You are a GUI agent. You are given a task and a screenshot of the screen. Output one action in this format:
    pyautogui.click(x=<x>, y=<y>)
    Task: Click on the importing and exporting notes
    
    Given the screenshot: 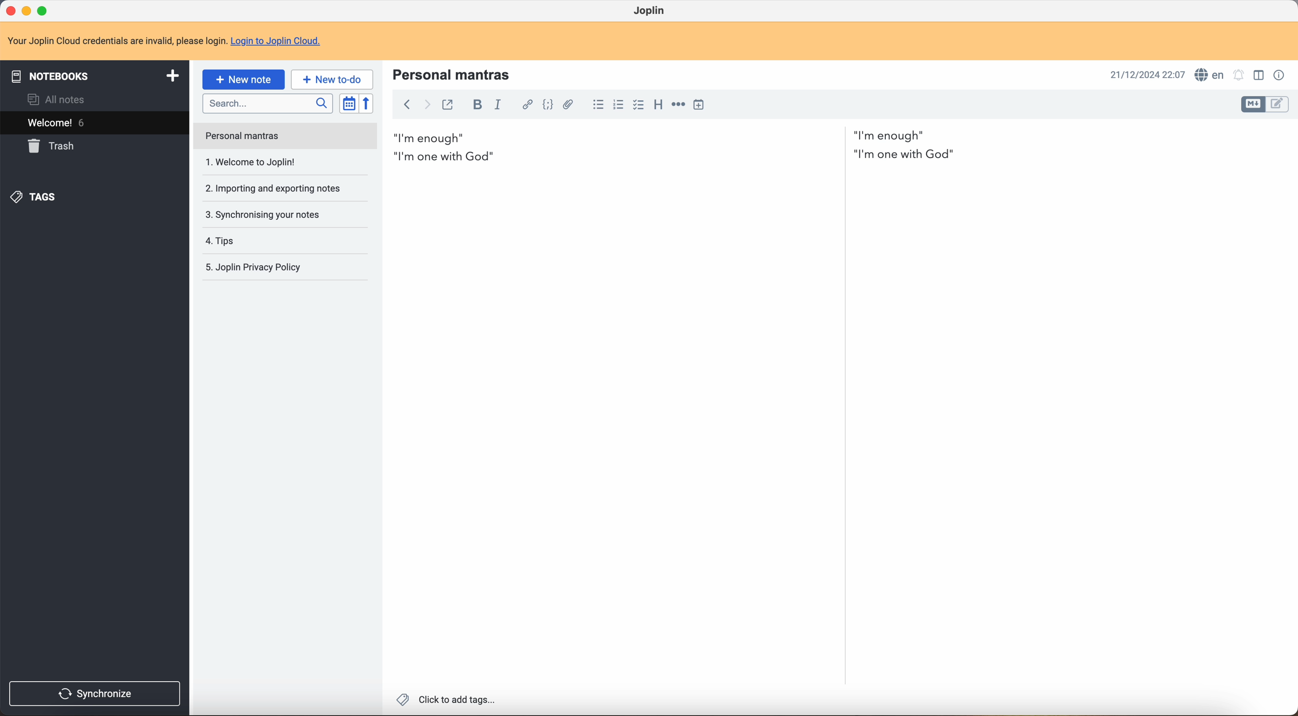 What is the action you would take?
    pyautogui.click(x=273, y=162)
    